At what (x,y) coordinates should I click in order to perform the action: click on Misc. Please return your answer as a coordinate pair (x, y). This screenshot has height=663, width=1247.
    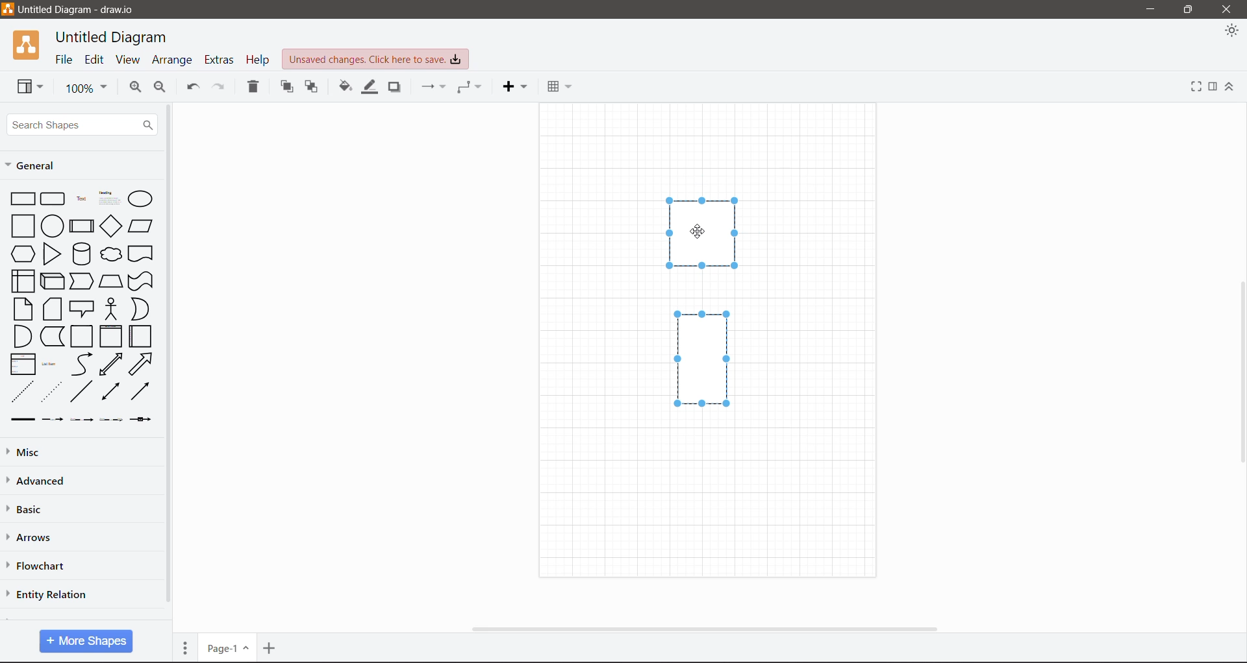
    Looking at the image, I should click on (28, 453).